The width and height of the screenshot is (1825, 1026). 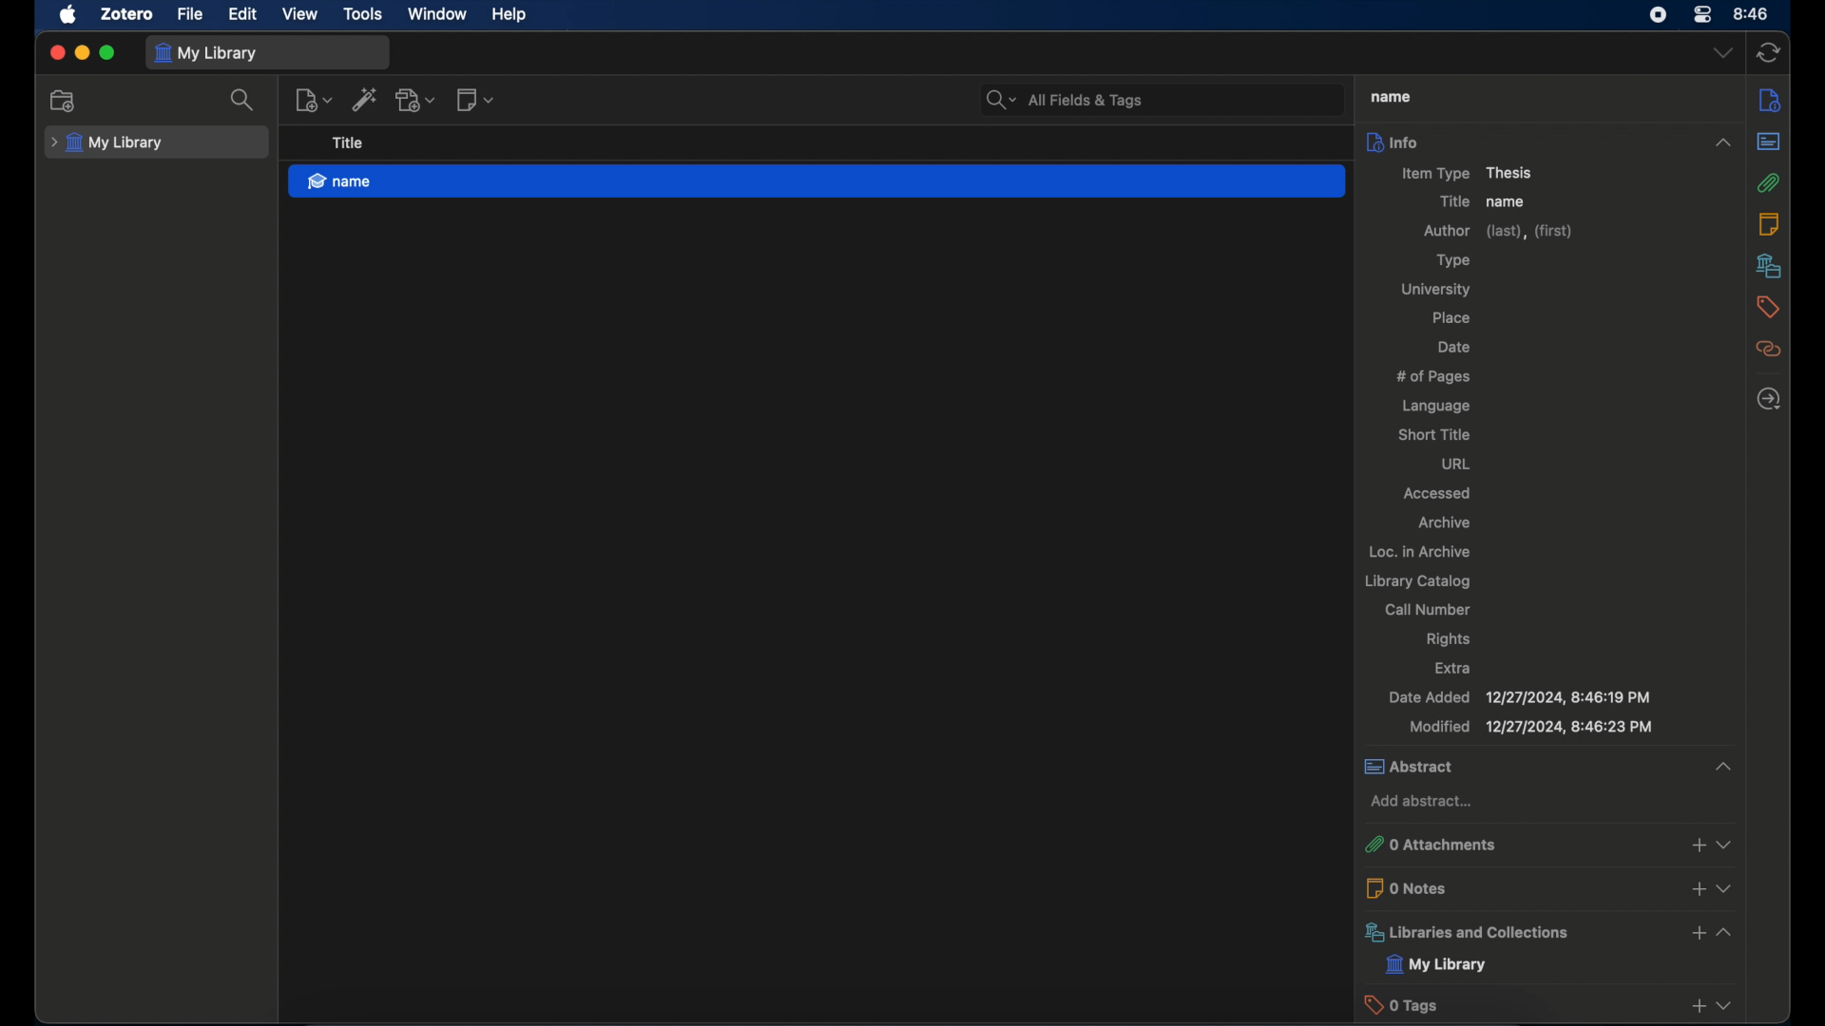 What do you see at coordinates (1436, 407) in the screenshot?
I see `language` at bounding box center [1436, 407].